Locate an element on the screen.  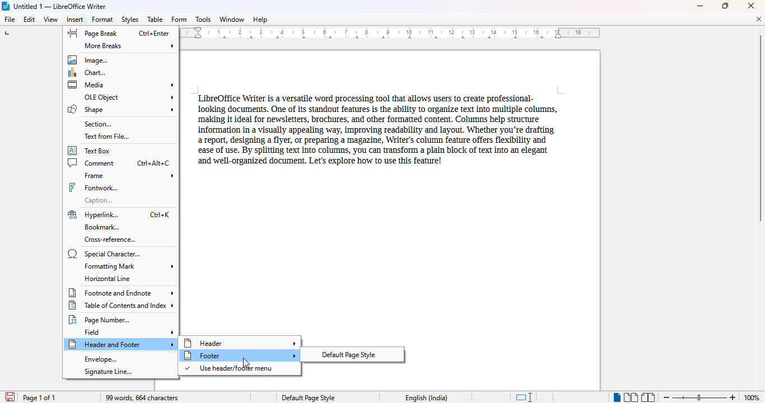
edit is located at coordinates (30, 20).